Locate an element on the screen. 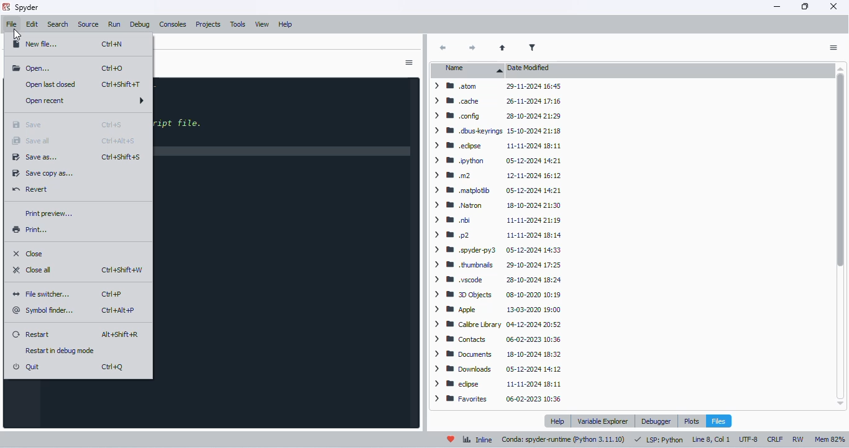 The width and height of the screenshot is (849, 448). help spyder is located at coordinates (451, 439).